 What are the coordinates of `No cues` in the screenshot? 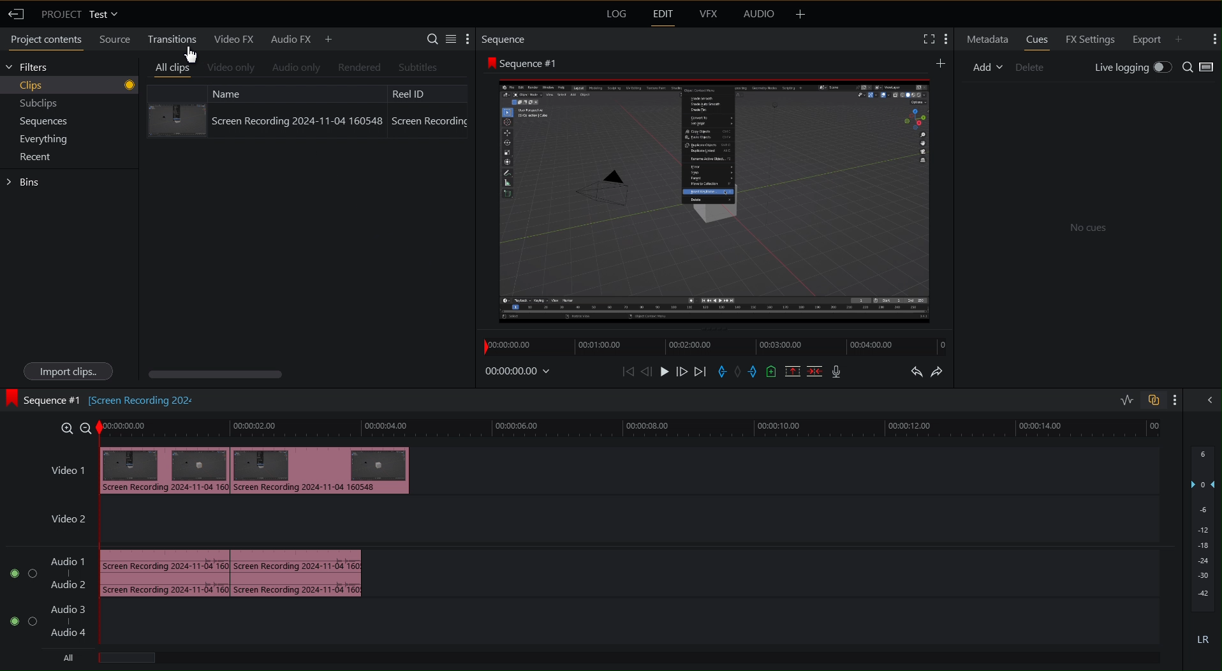 It's located at (1086, 226).